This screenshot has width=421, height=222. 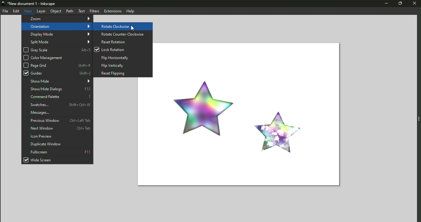 I want to click on Show/Hide, so click(x=57, y=81).